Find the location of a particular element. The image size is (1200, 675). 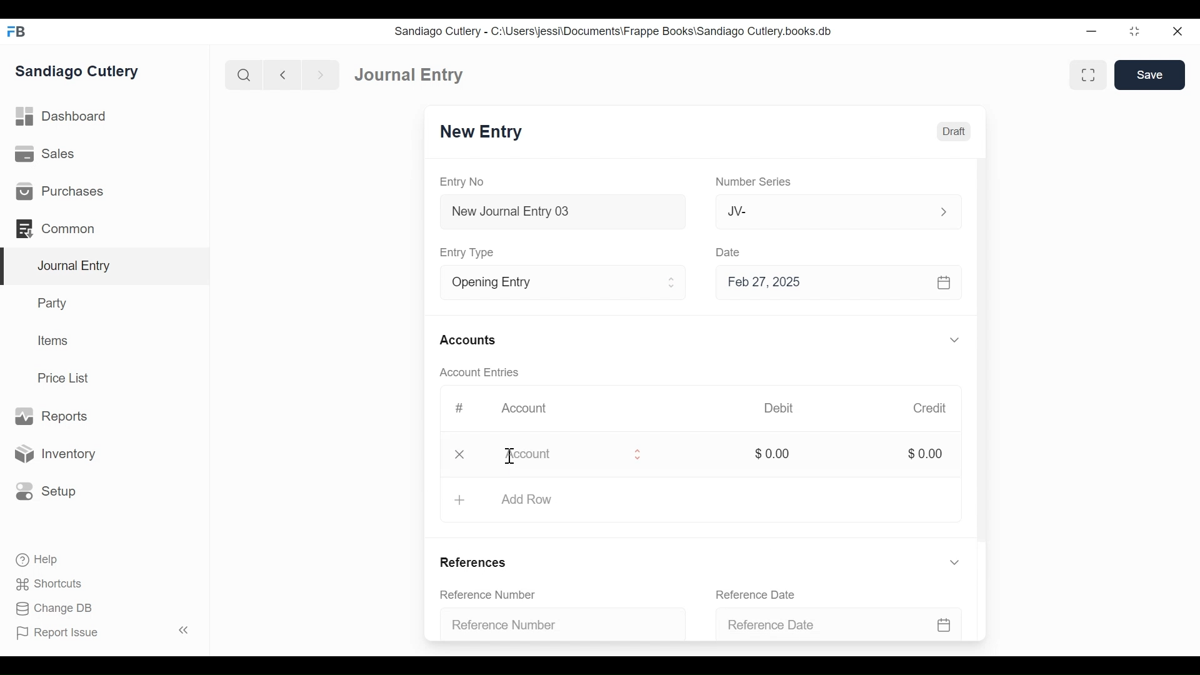

Cursor is located at coordinates (512, 457).